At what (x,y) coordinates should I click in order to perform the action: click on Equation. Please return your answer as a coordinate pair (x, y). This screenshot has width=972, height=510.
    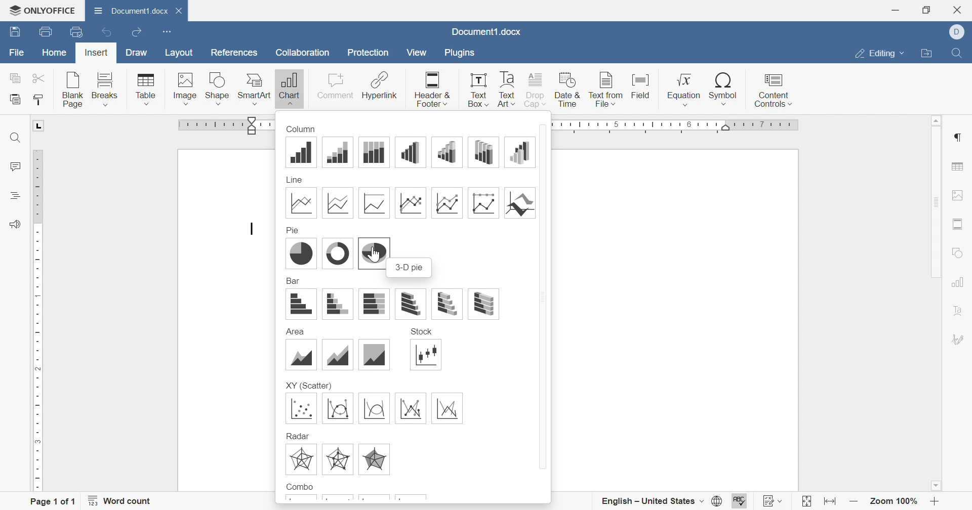
    Looking at the image, I should click on (682, 89).